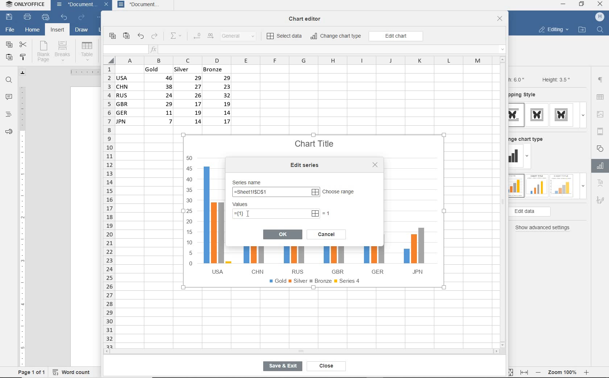  I want to click on =(1), so click(277, 214).